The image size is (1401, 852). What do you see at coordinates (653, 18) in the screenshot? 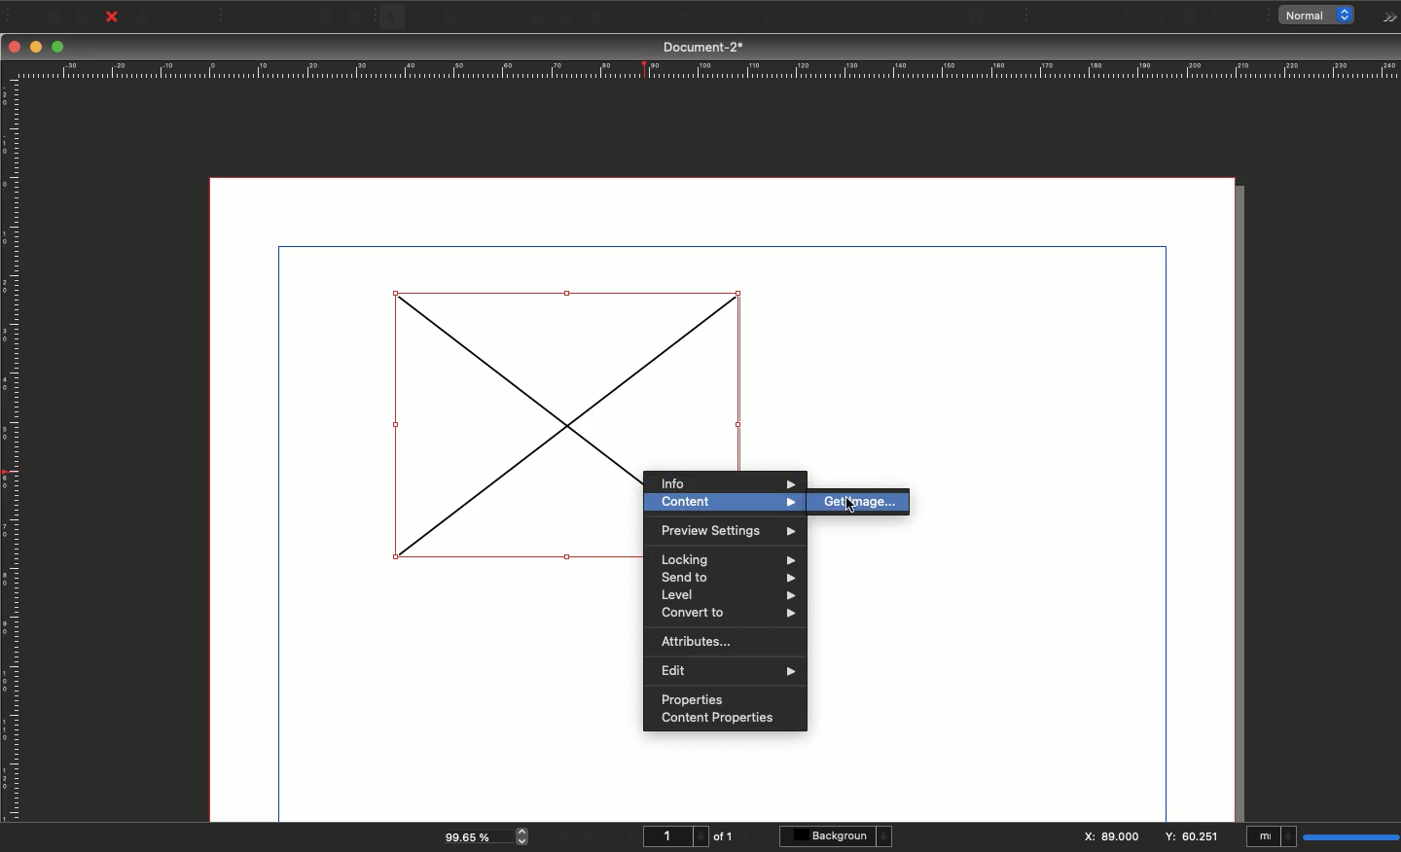
I see `Line` at bounding box center [653, 18].